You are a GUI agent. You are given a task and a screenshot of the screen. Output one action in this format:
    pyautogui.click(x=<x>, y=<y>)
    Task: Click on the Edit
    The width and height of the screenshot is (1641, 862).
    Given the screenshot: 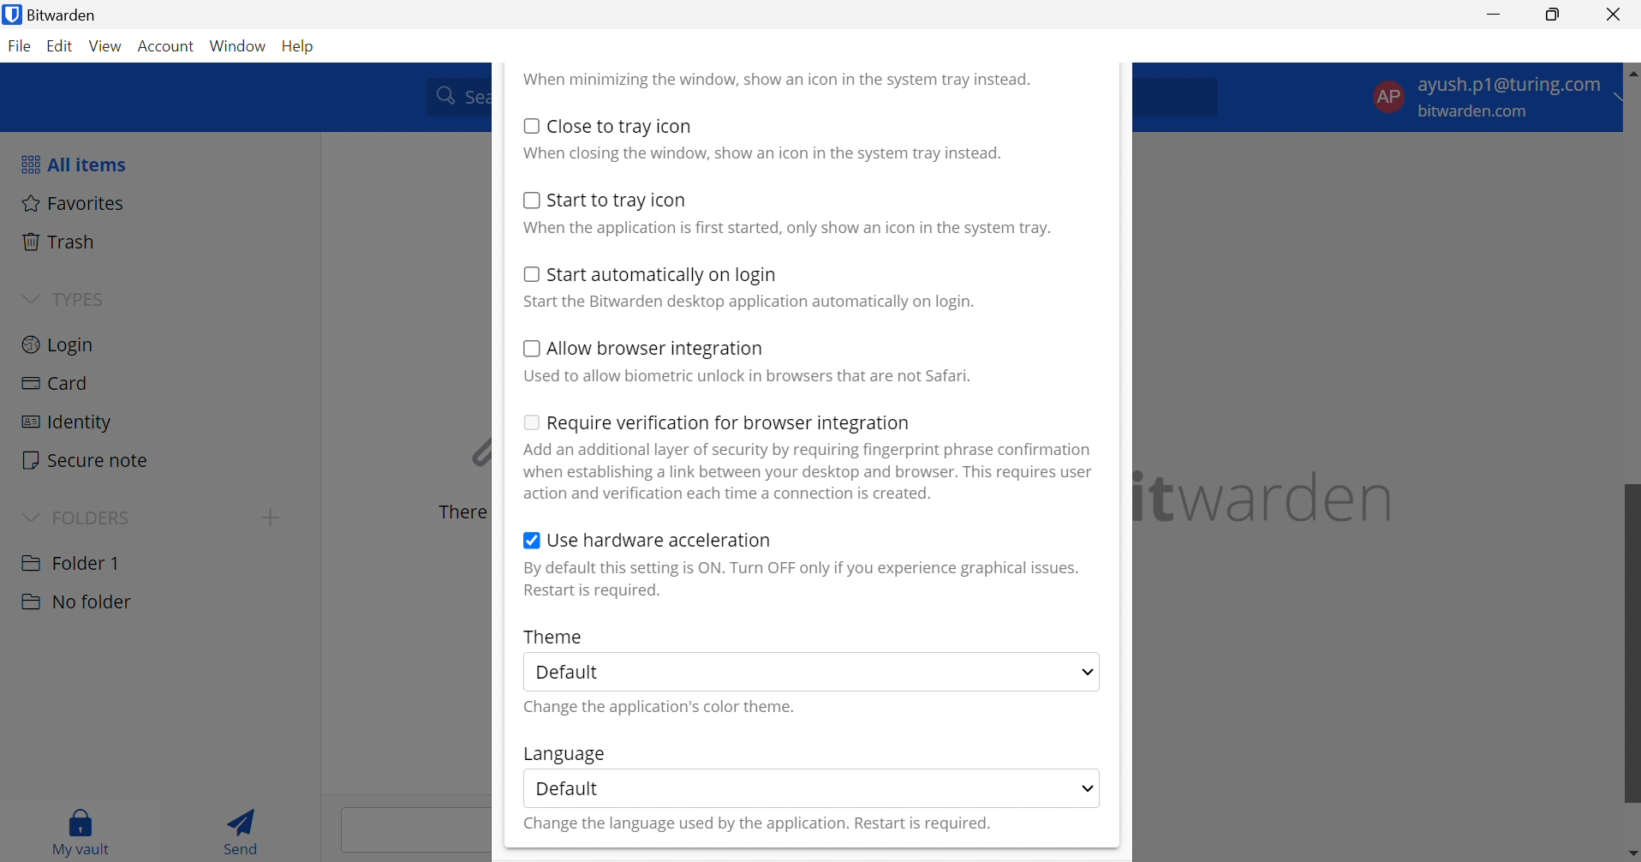 What is the action you would take?
    pyautogui.click(x=61, y=48)
    